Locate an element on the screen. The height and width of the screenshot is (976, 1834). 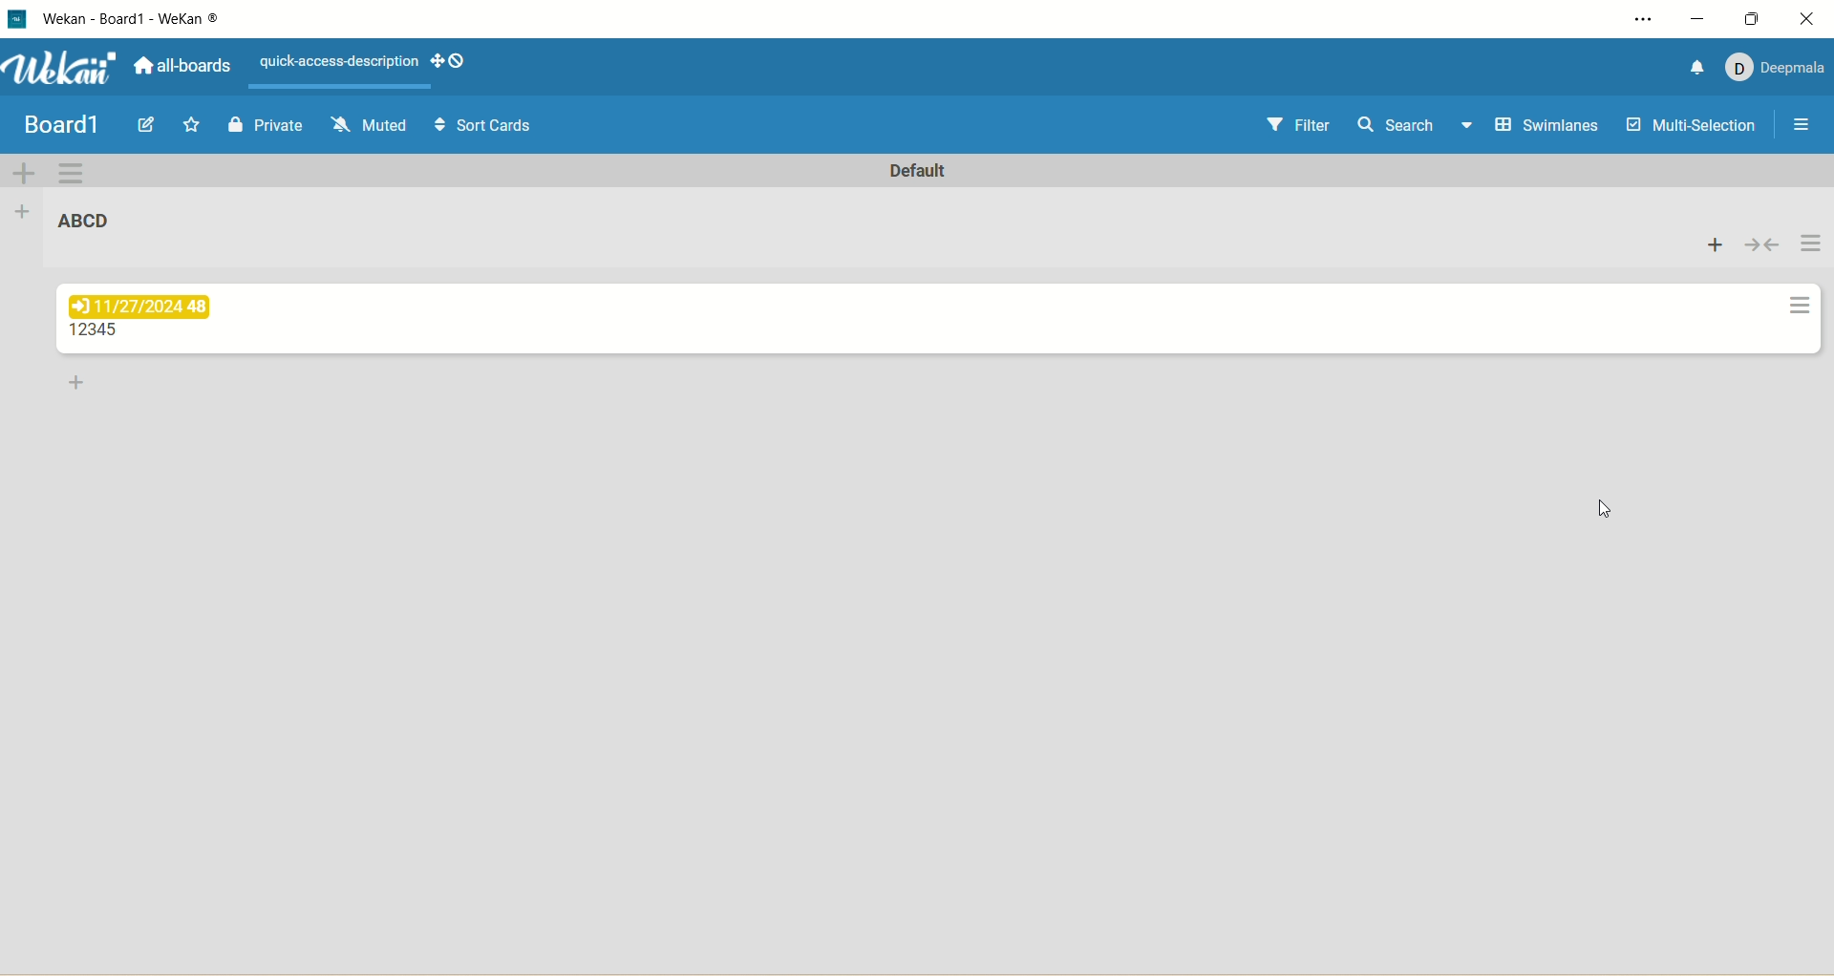
title is located at coordinates (134, 24).